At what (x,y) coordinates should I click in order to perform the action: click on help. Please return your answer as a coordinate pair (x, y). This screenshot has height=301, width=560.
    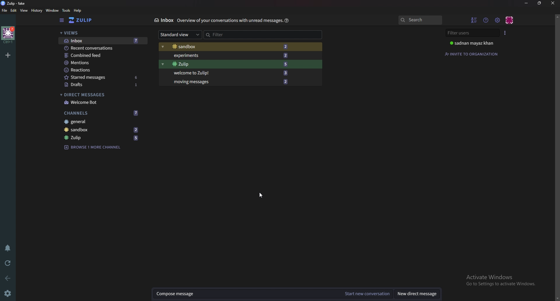
    Looking at the image, I should click on (287, 20).